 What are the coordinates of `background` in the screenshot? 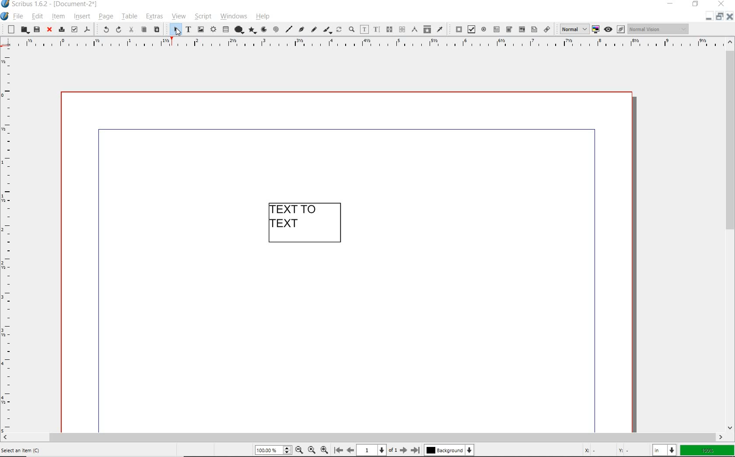 It's located at (453, 450).